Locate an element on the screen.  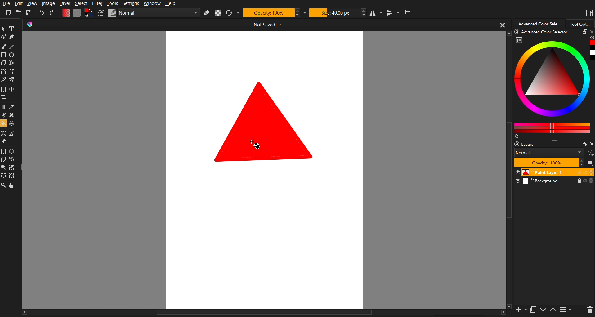
Alpha is located at coordinates (218, 13).